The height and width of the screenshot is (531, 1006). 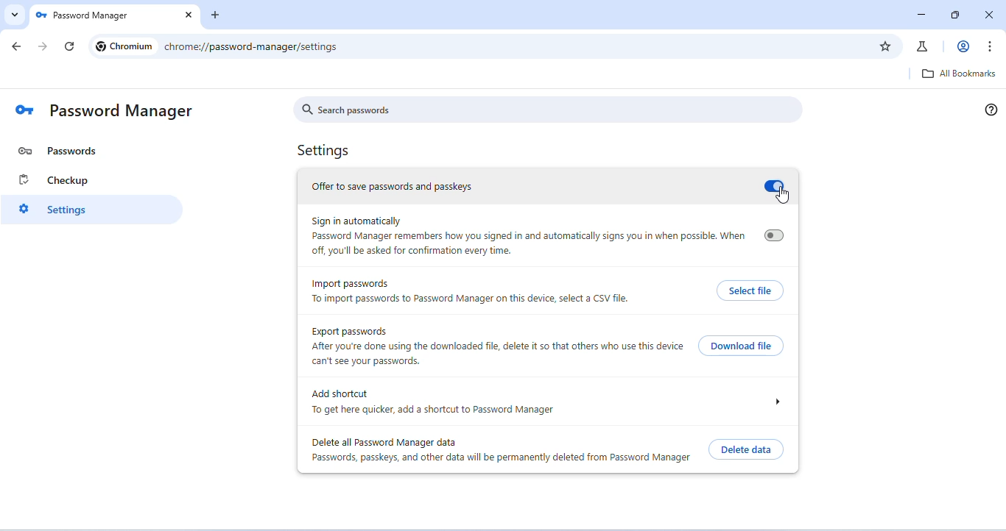 What do you see at coordinates (473, 299) in the screenshot?
I see `To import passwords to Password Manager on this device, select a CSV file.` at bounding box center [473, 299].